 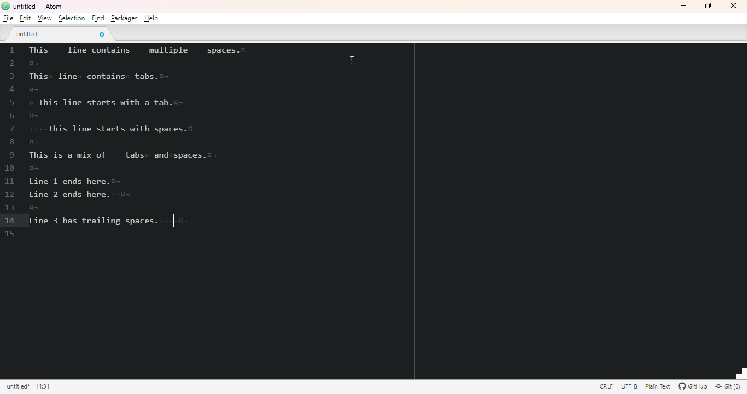 What do you see at coordinates (213, 155) in the screenshot?
I see `invisible characters` at bounding box center [213, 155].